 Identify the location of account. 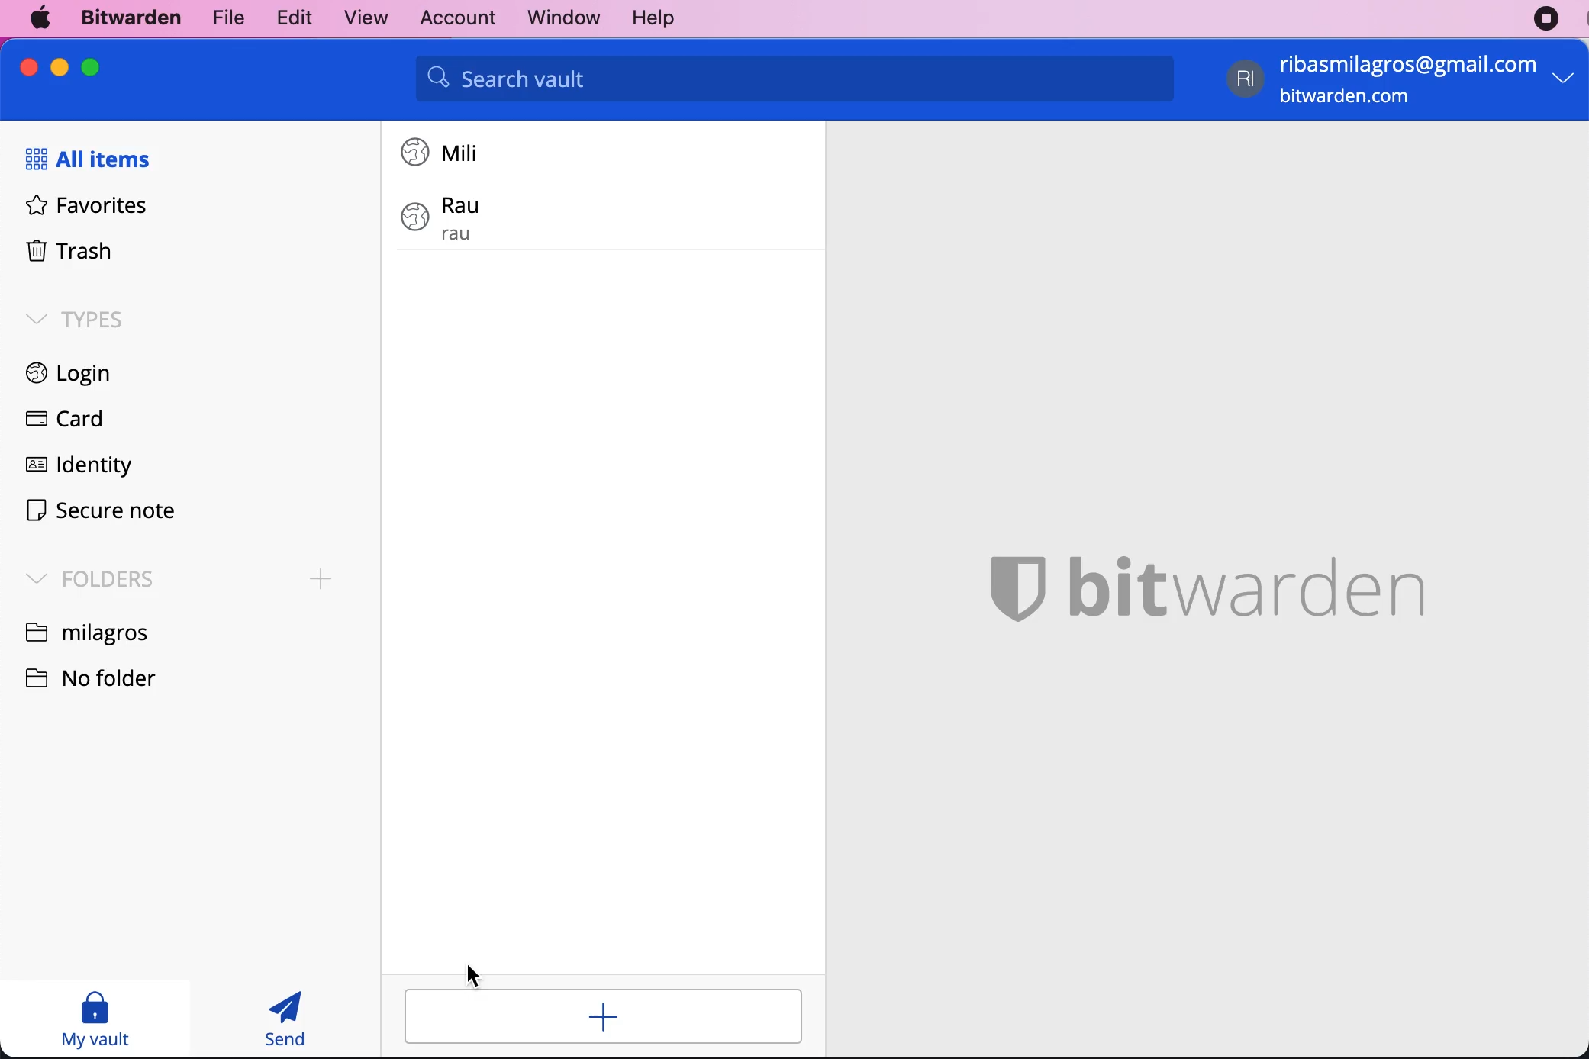
(452, 16).